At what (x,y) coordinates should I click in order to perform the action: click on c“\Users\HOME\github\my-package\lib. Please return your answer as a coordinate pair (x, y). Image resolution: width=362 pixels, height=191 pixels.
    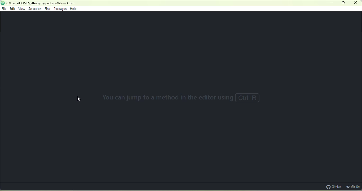
    Looking at the image, I should click on (34, 3).